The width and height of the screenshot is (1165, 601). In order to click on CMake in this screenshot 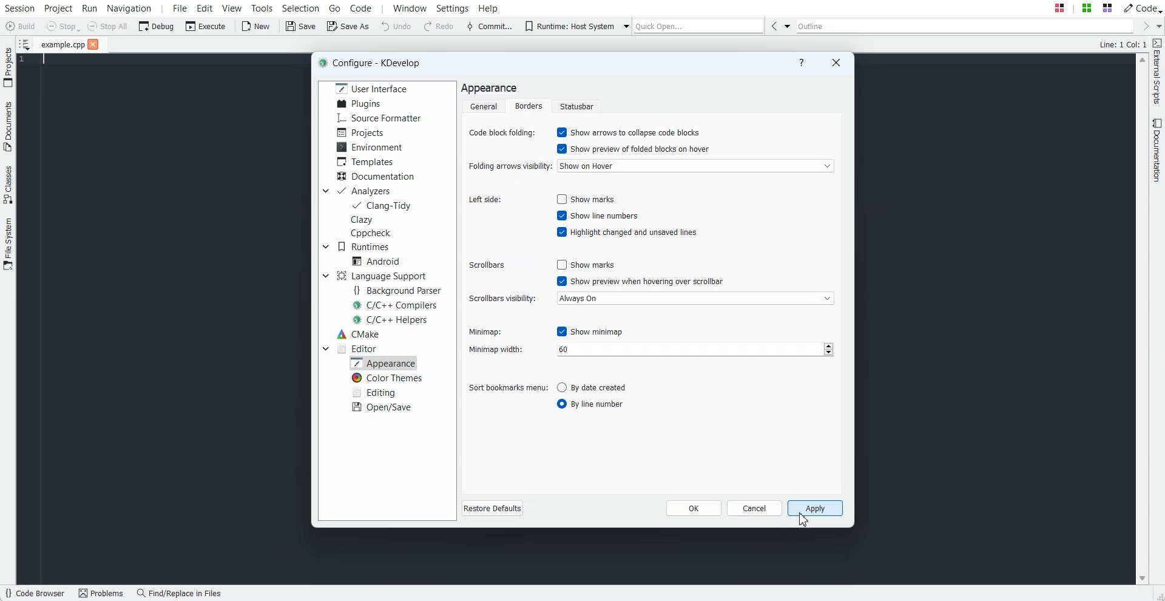, I will do `click(359, 334)`.